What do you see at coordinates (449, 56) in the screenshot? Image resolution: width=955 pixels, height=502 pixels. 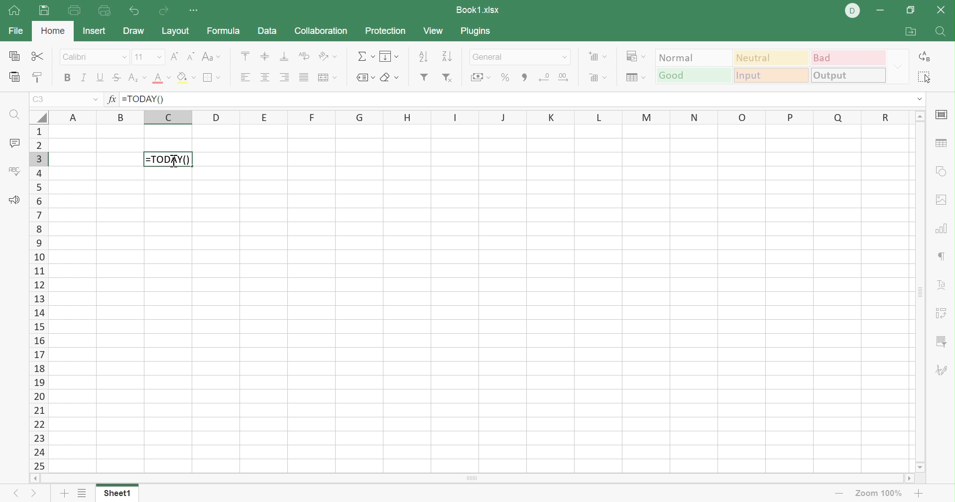 I see `Descending order` at bounding box center [449, 56].